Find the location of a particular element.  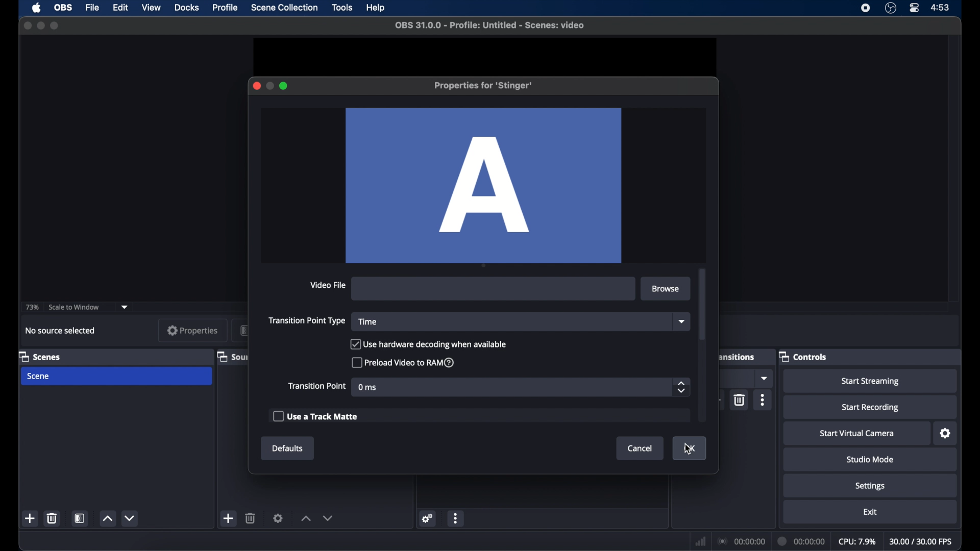

scroll box is located at coordinates (702, 304).